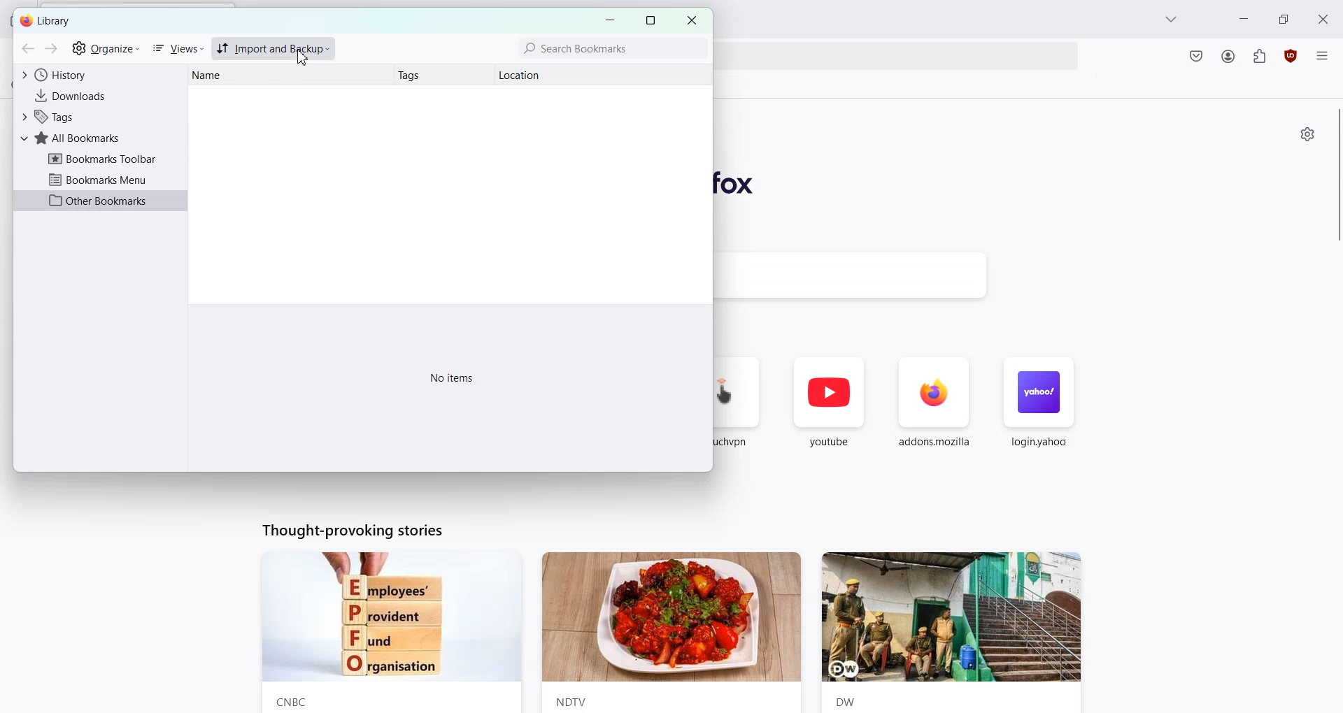 This screenshot has height=713, width=1343. Describe the element at coordinates (389, 633) in the screenshot. I see `News` at that location.